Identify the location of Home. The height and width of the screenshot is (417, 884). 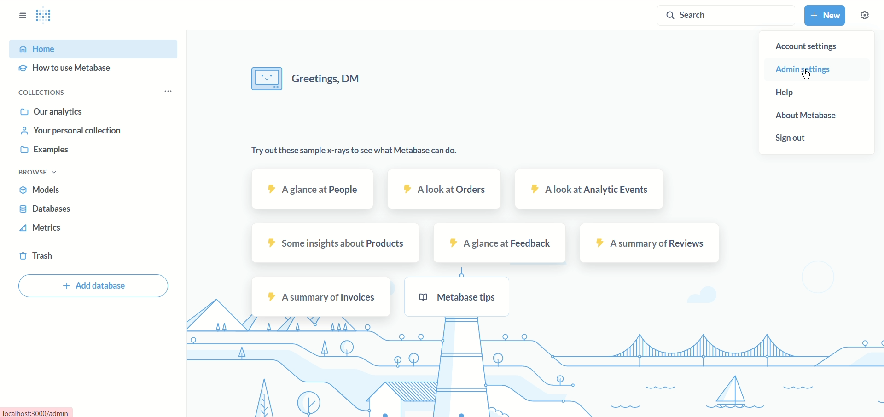
(89, 49).